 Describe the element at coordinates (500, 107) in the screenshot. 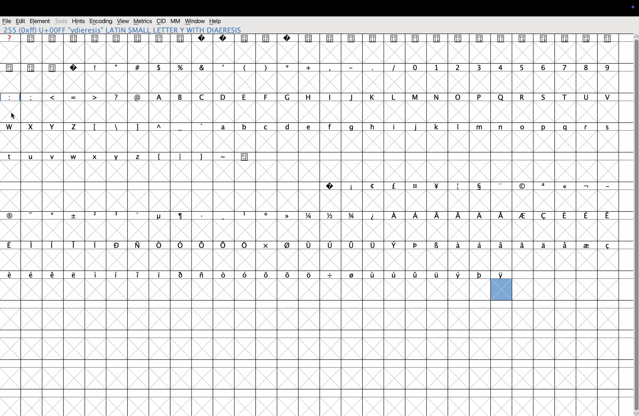

I see `Q` at that location.